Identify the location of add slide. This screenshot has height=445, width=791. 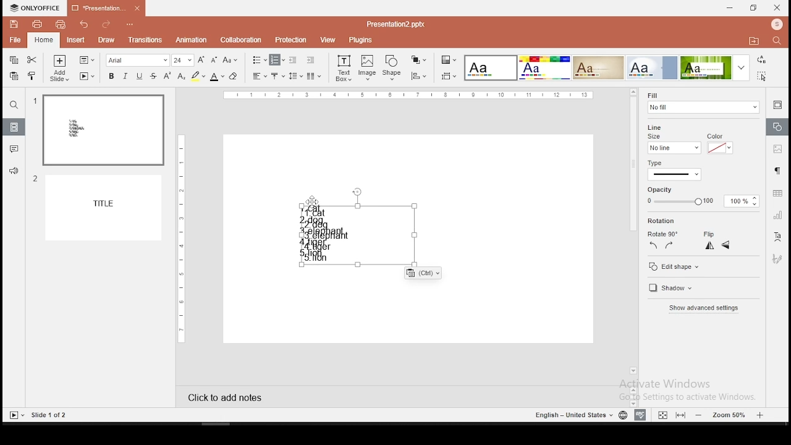
(60, 68).